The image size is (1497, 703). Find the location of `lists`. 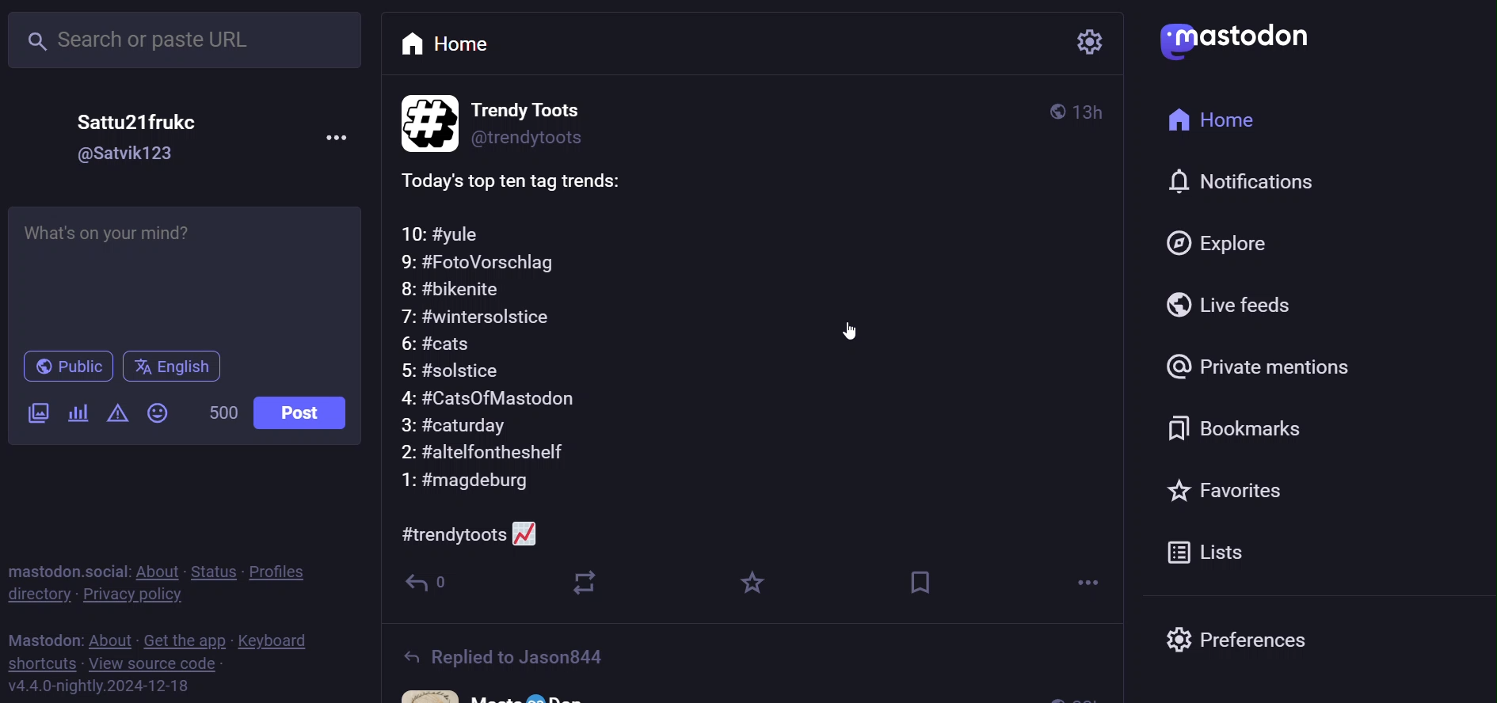

lists is located at coordinates (1209, 554).